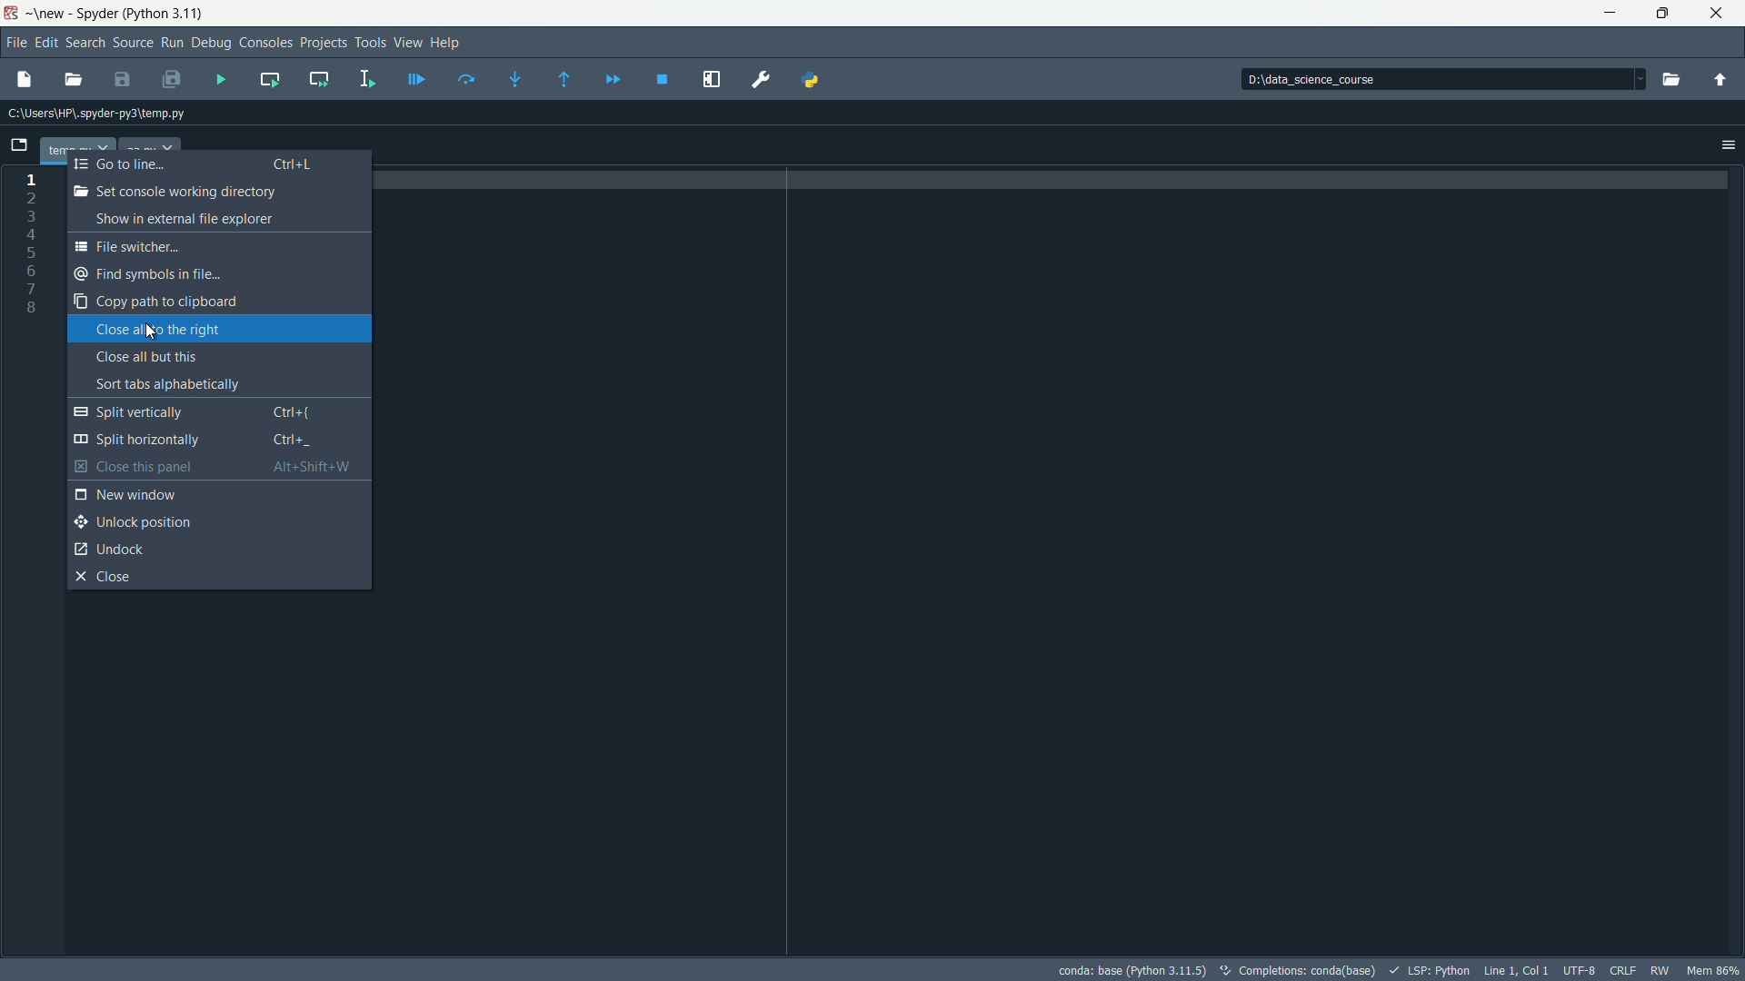 The image size is (1745, 981). I want to click on text, so click(1297, 970).